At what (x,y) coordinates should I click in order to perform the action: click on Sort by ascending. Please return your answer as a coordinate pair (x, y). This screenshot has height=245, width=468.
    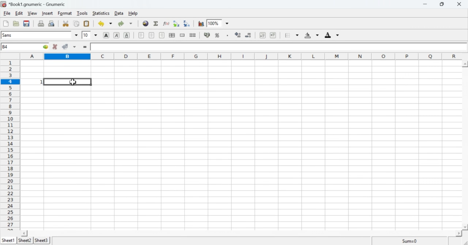
    Looking at the image, I should click on (237, 35).